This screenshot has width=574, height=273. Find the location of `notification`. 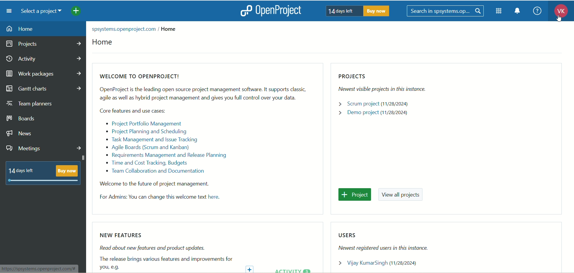

notification is located at coordinates (520, 12).